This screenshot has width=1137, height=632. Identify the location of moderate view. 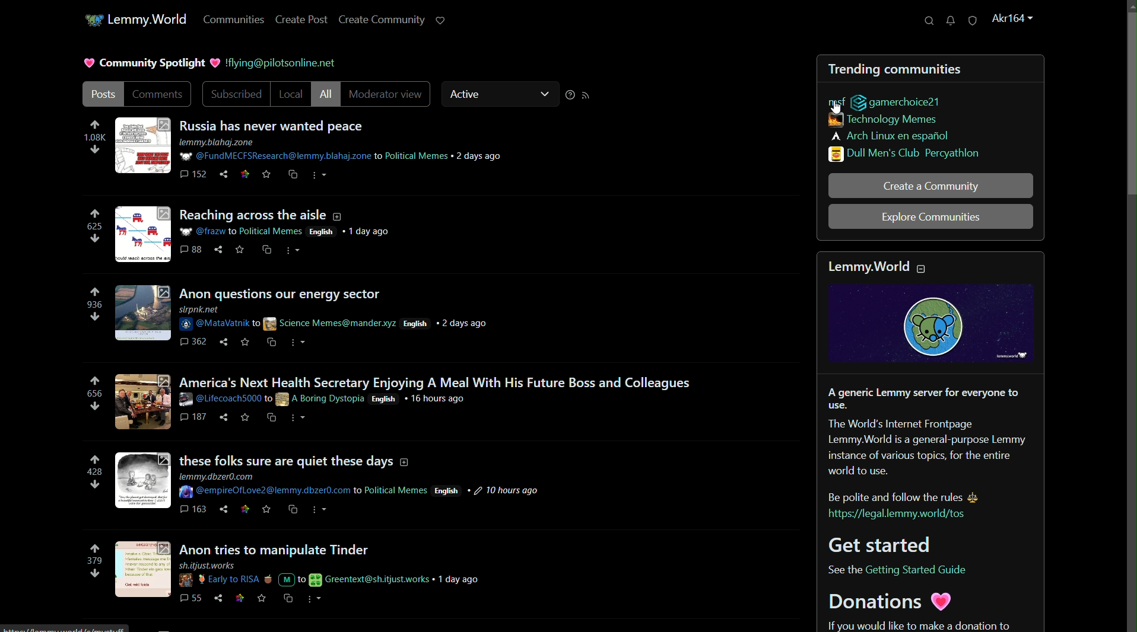
(387, 94).